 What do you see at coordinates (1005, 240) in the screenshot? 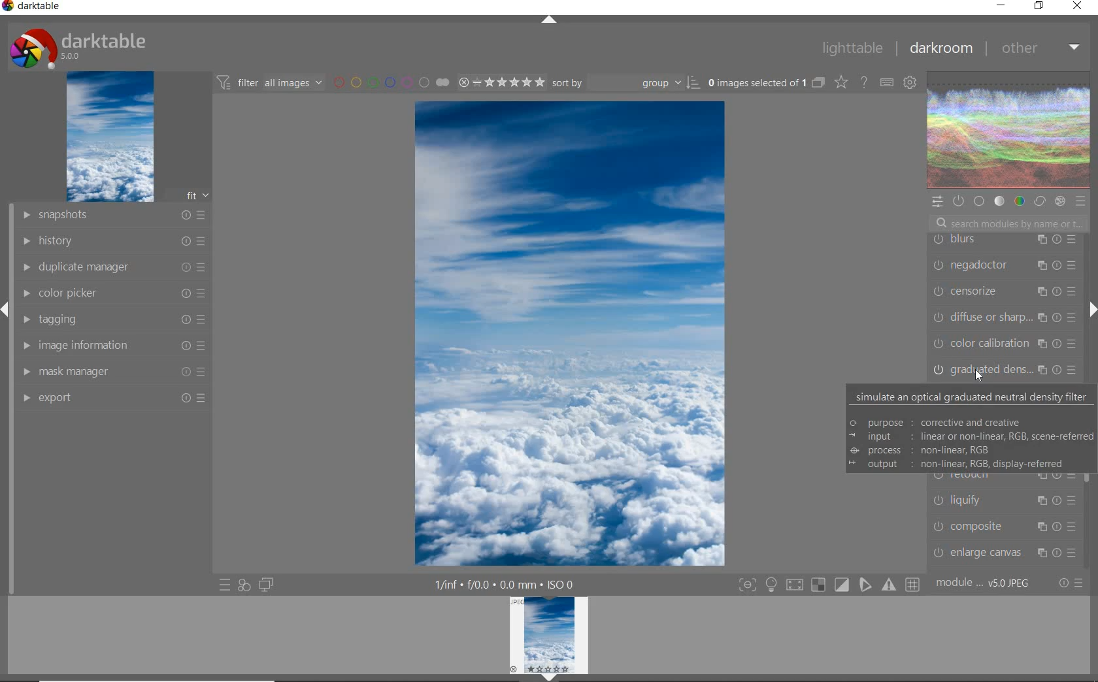
I see `Blur` at bounding box center [1005, 240].